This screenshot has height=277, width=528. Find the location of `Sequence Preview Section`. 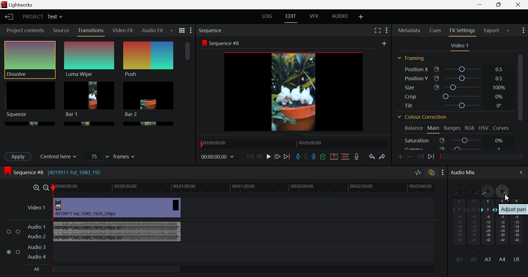

Sequence Preview Section is located at coordinates (211, 30).